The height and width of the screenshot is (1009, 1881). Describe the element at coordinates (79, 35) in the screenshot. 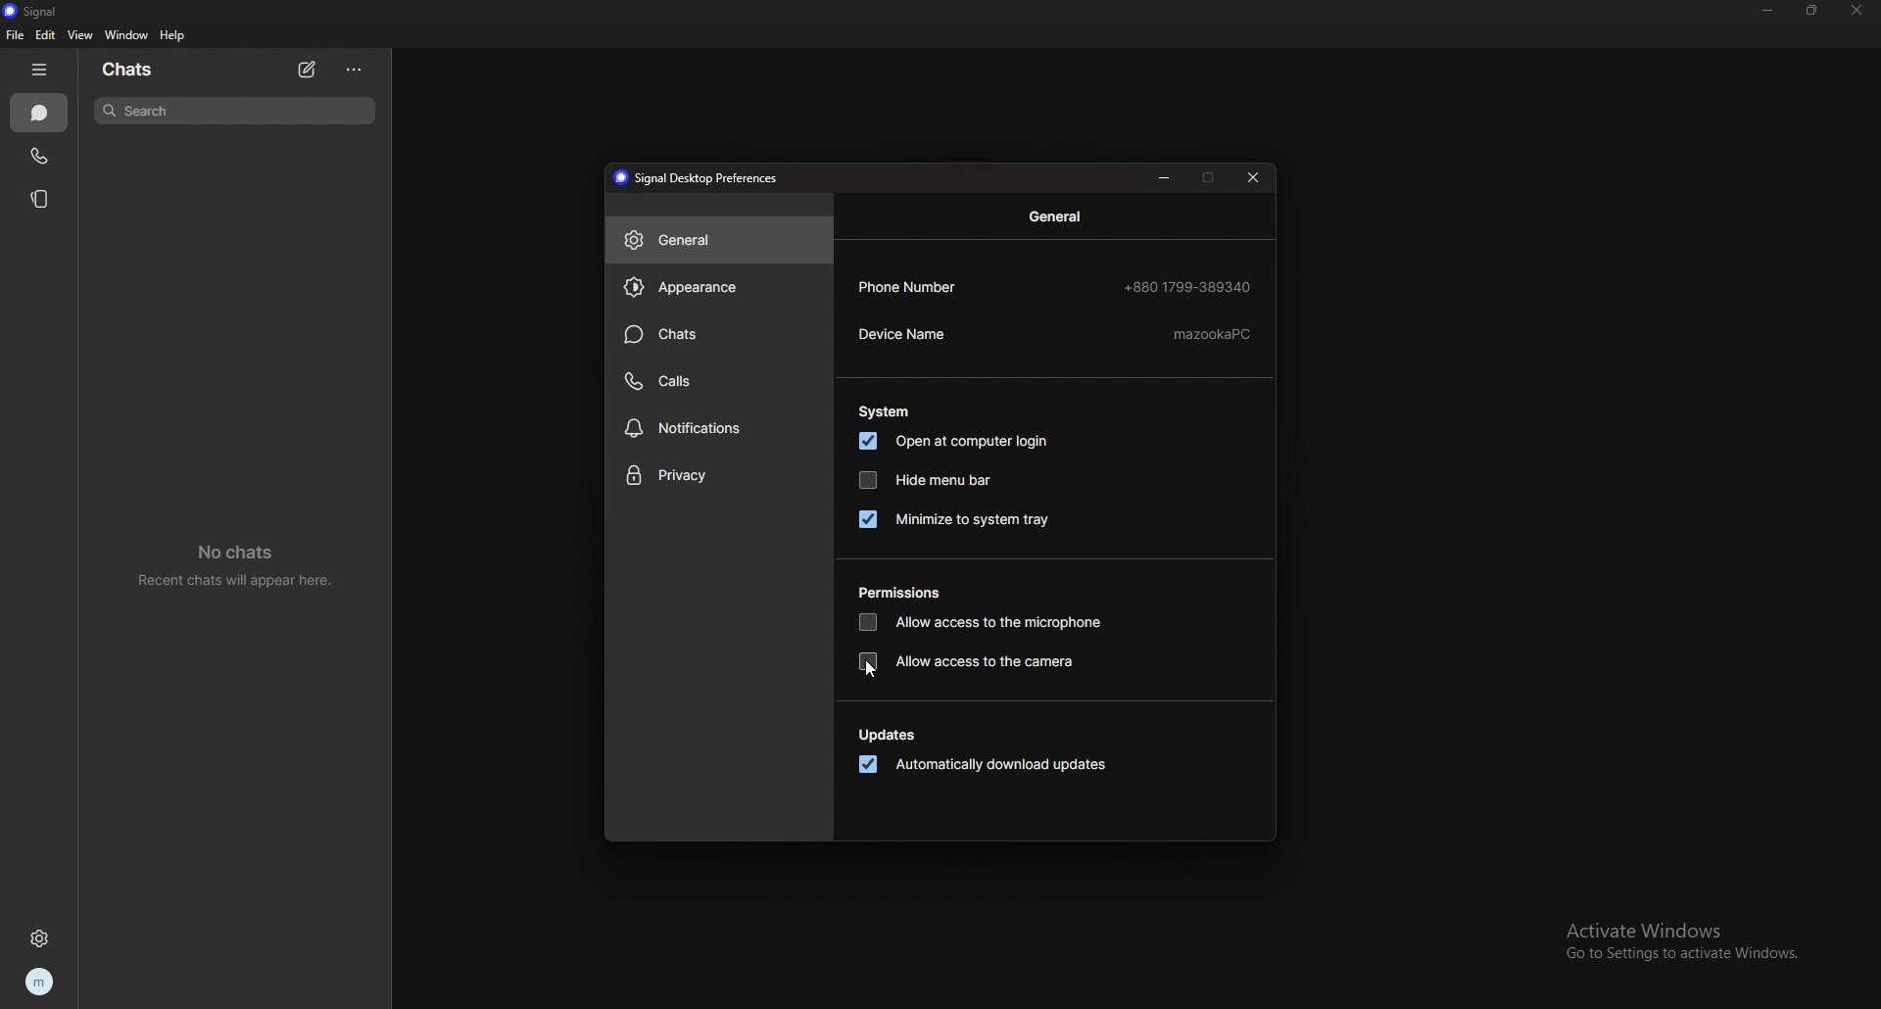

I see `view` at that location.